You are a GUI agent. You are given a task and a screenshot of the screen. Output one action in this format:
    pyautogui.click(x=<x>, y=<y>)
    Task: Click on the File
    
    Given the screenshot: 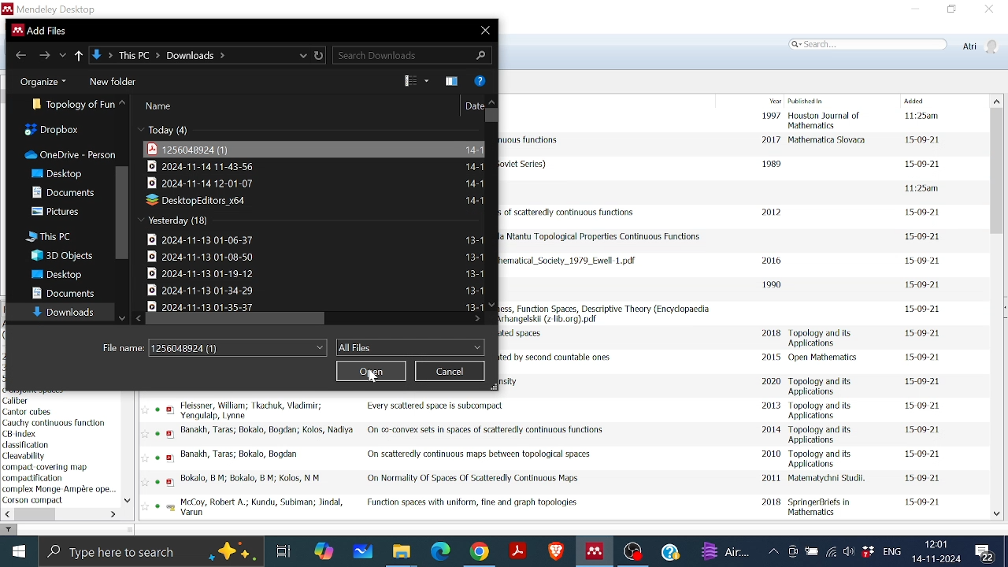 What is the action you would take?
    pyautogui.click(x=473, y=169)
    